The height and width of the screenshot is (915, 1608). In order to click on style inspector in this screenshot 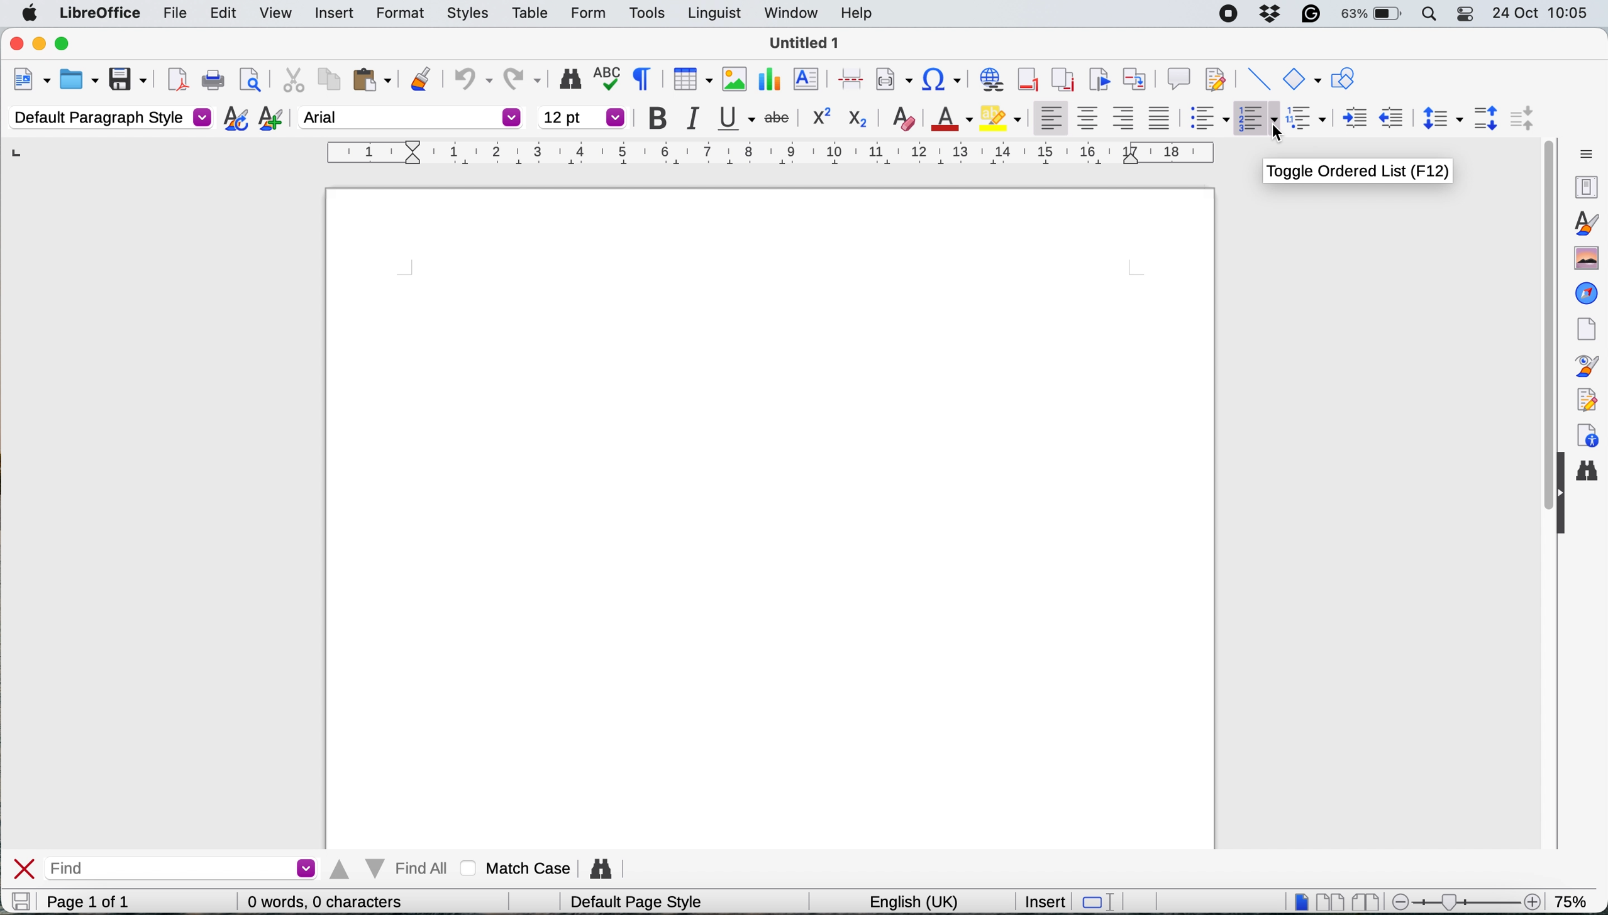, I will do `click(1582, 366)`.